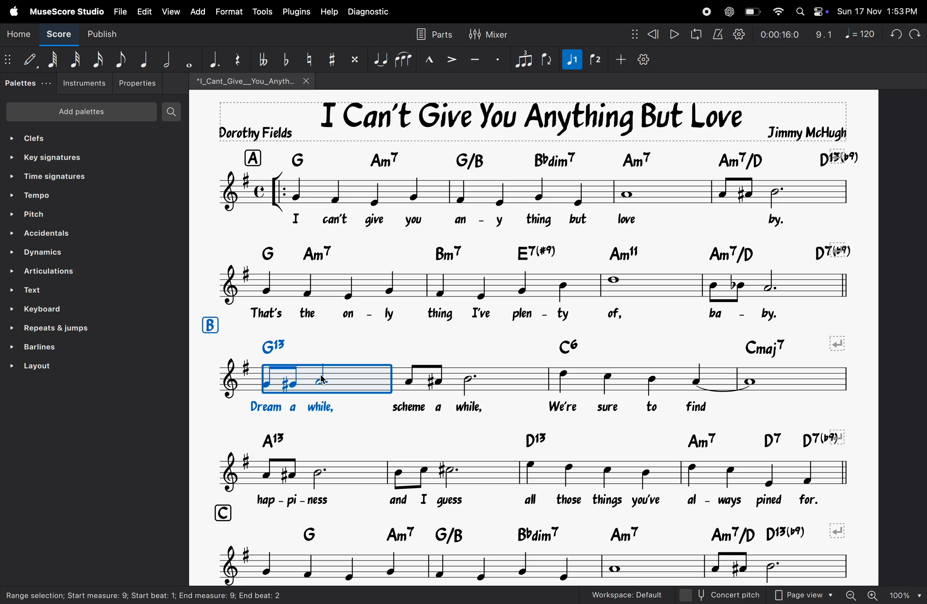  I want to click on palettes, so click(25, 84).